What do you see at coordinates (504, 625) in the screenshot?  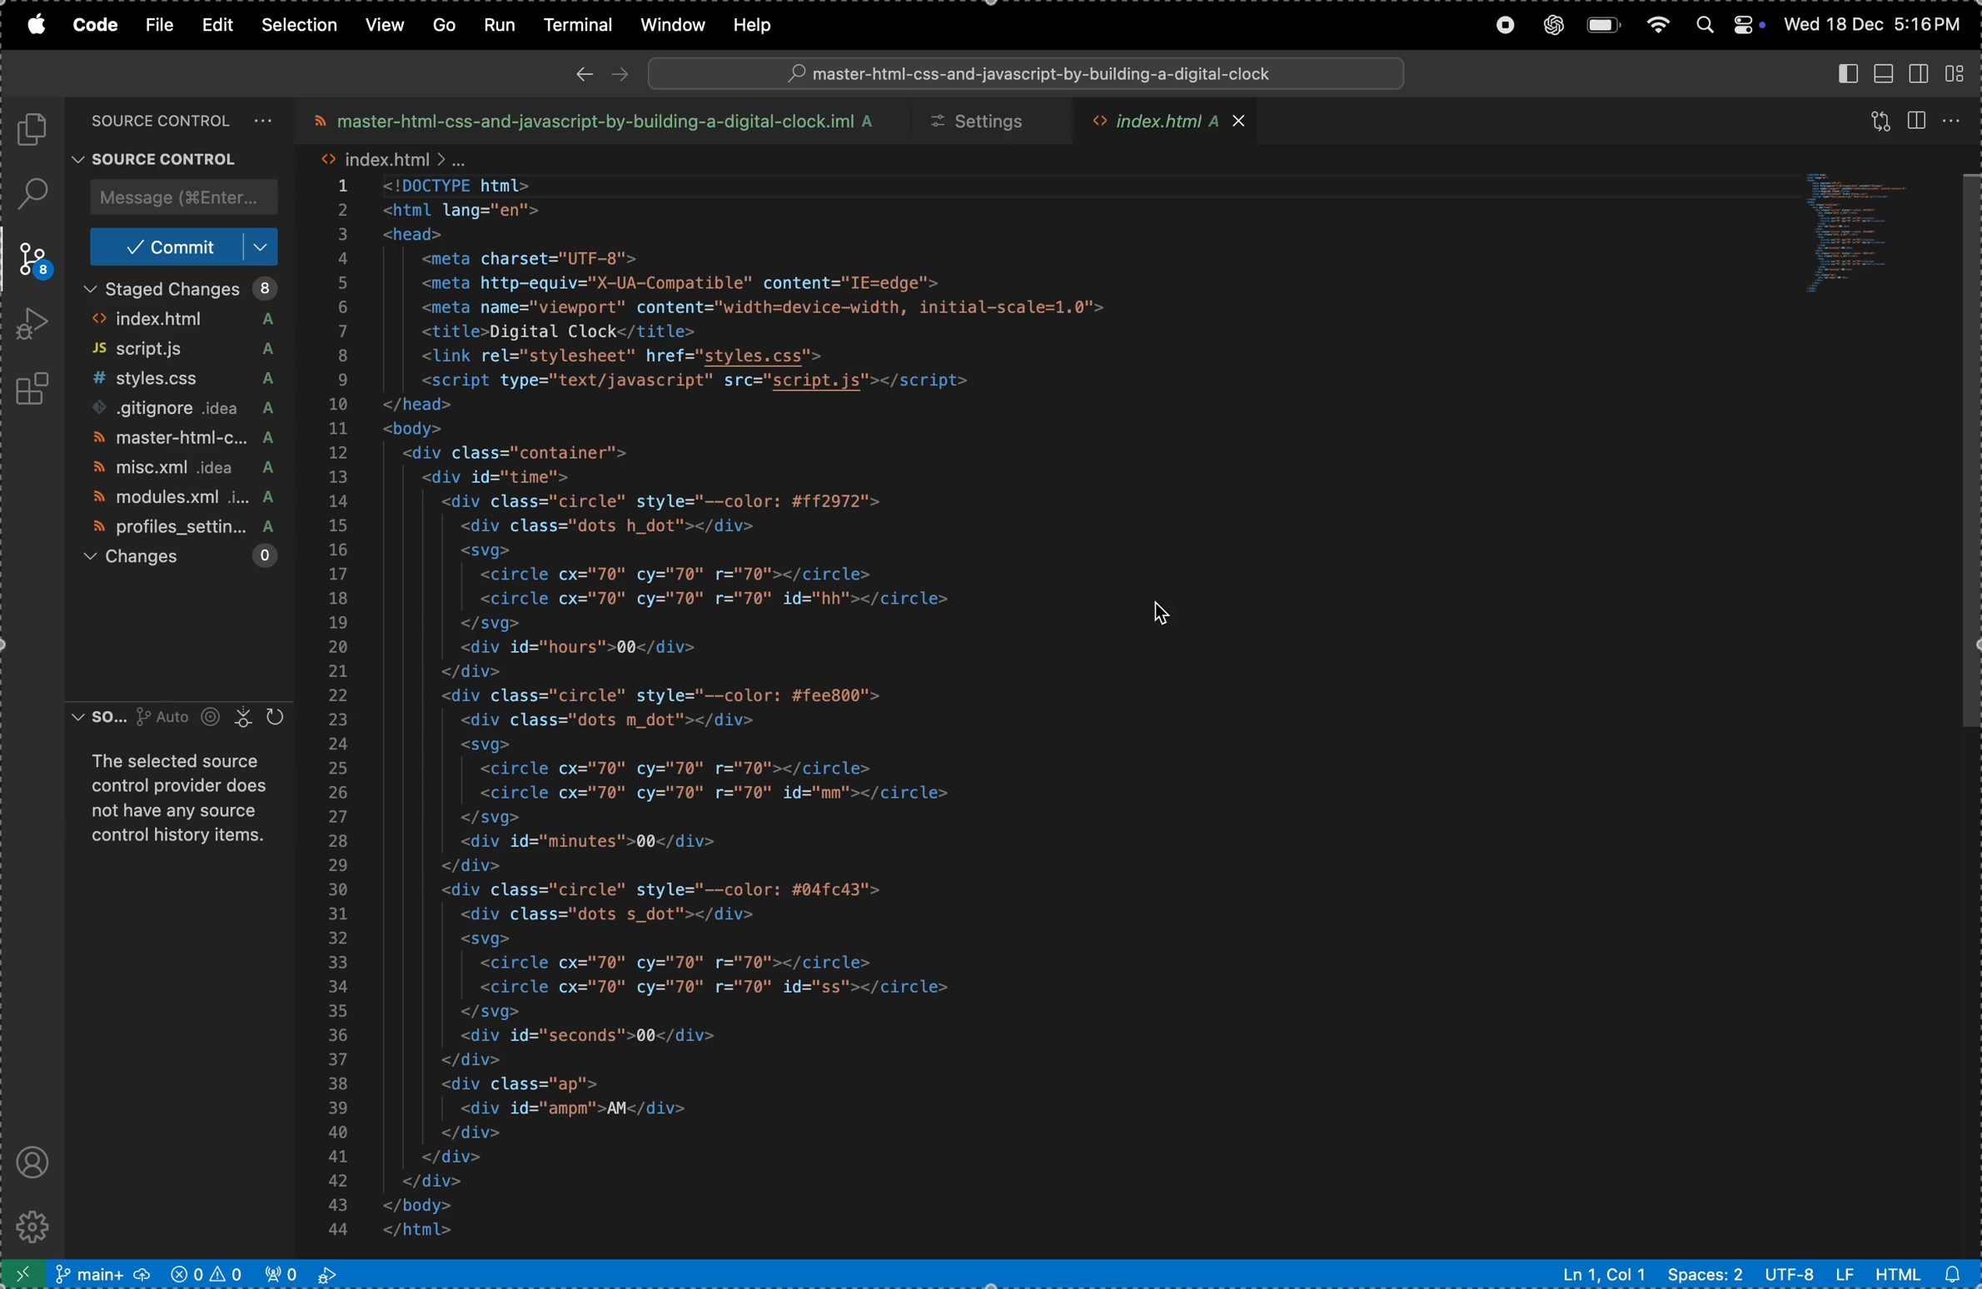 I see `</svg>` at bounding box center [504, 625].